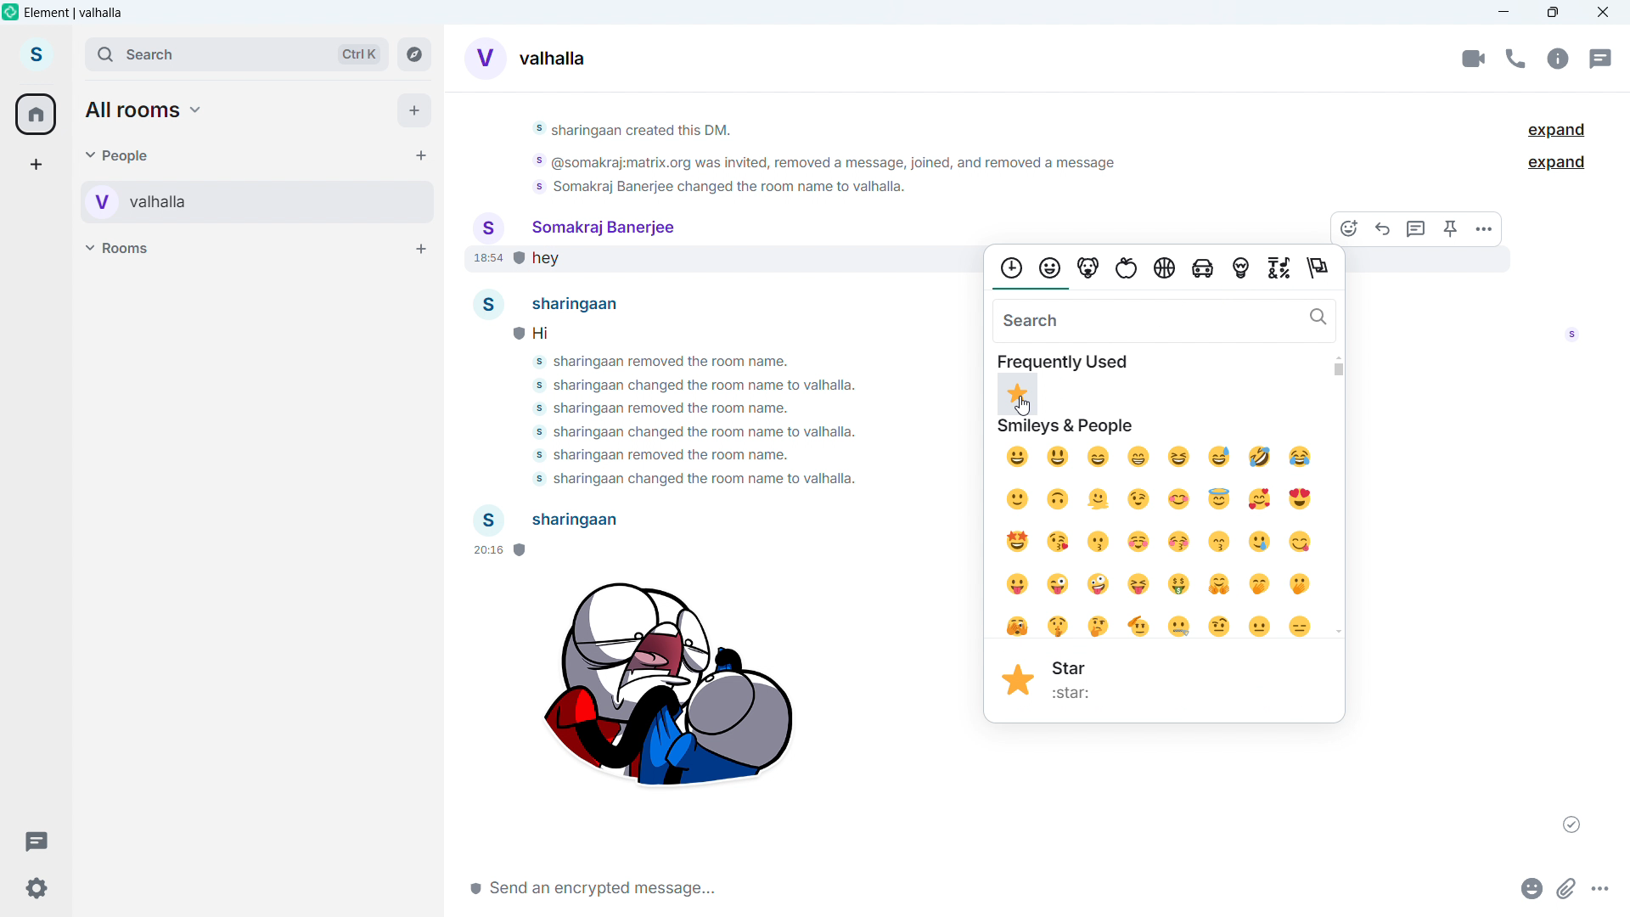  I want to click on Video conference , so click(1474, 59).